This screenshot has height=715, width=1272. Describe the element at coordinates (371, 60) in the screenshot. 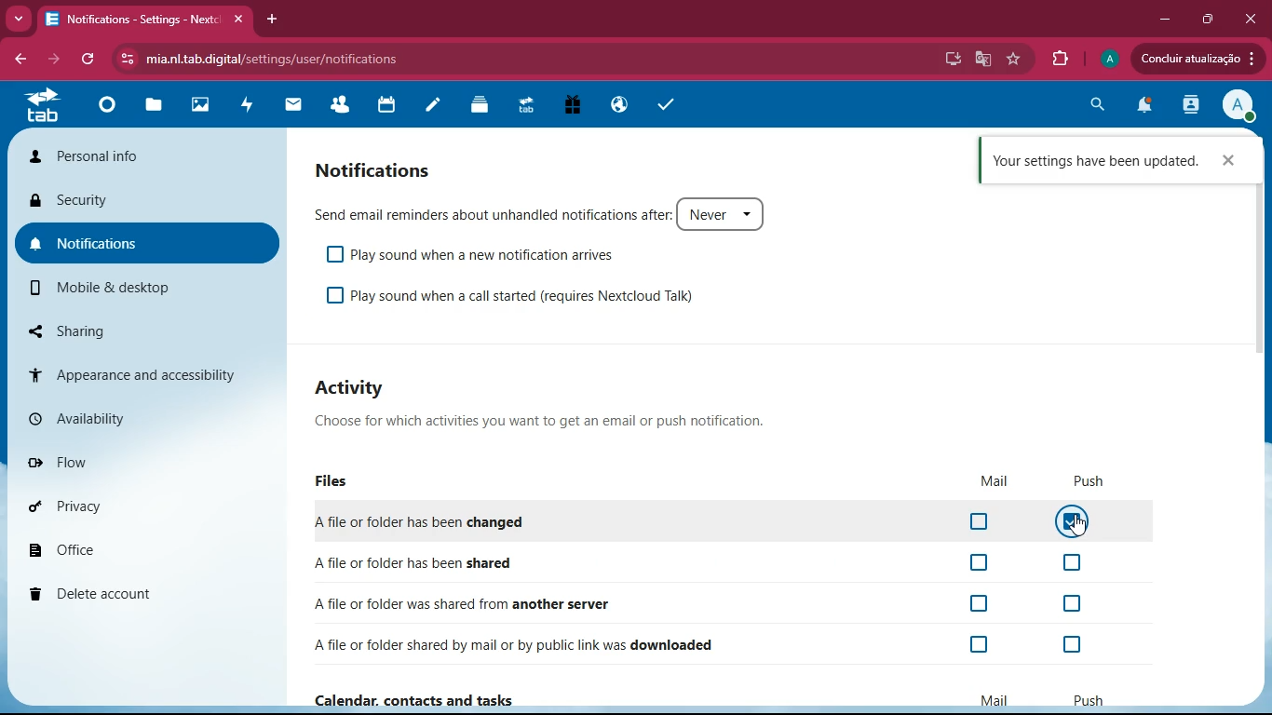

I see `url` at that location.